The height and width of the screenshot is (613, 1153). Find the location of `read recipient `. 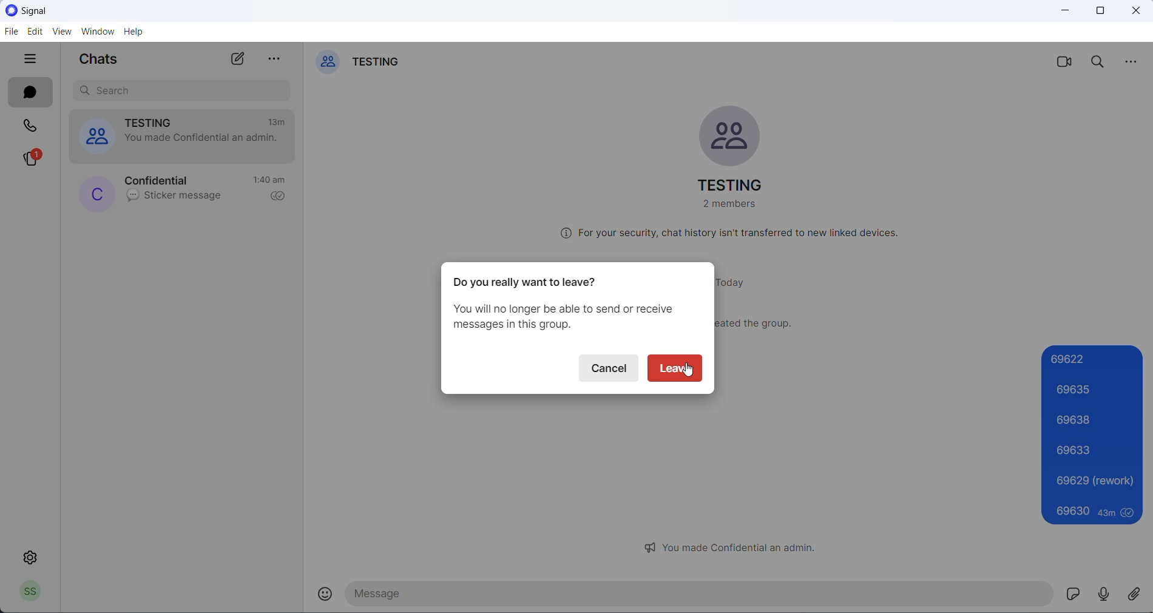

read recipient  is located at coordinates (279, 197).